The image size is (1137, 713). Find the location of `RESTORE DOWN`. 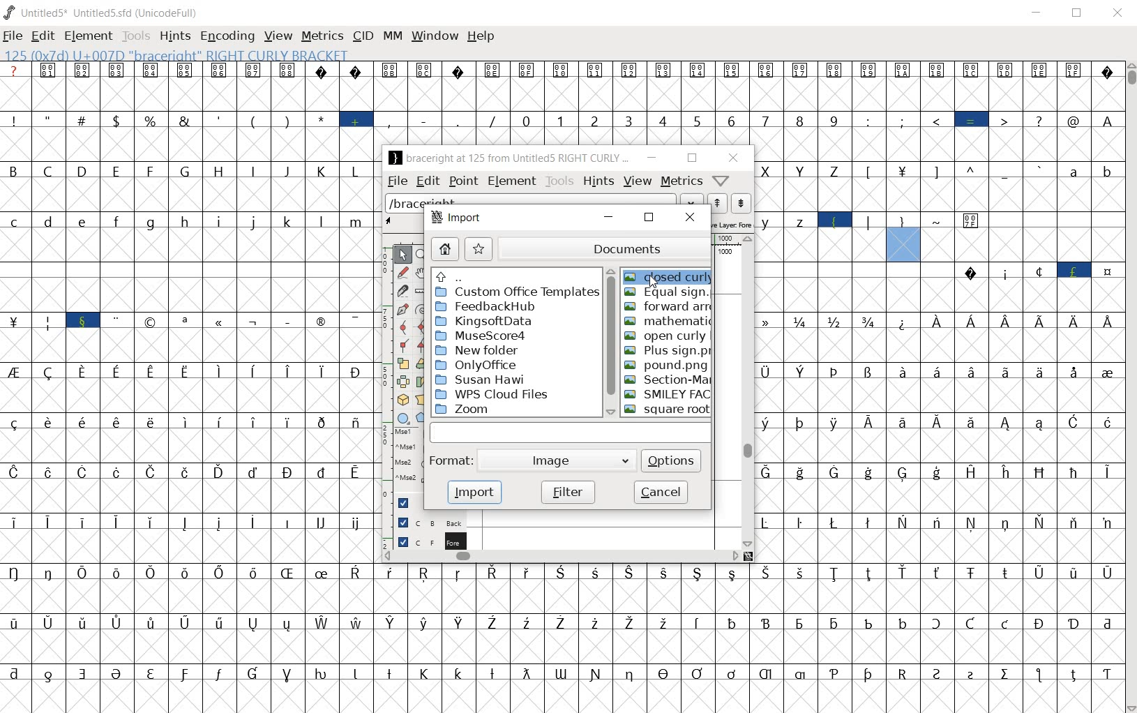

RESTORE DOWN is located at coordinates (1080, 14).